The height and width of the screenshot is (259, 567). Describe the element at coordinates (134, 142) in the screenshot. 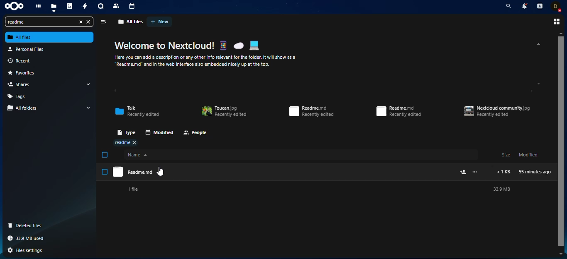

I see `Close` at that location.